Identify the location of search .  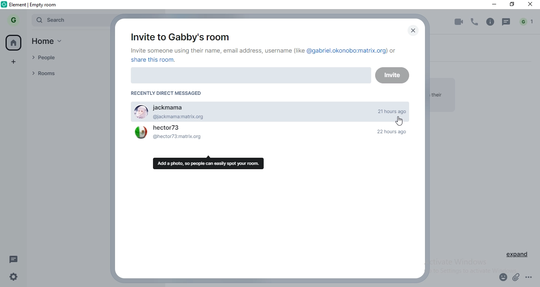
(69, 20).